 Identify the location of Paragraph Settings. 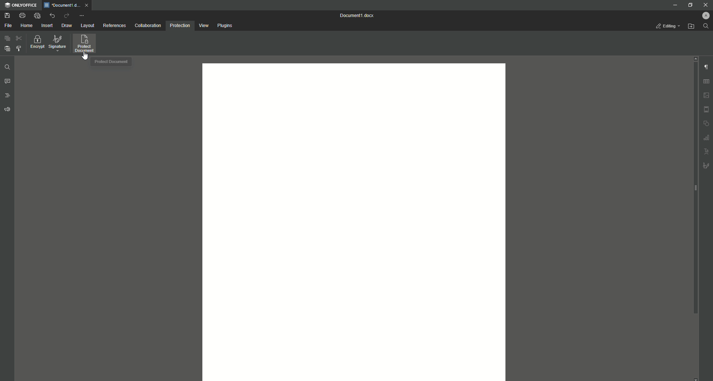
(706, 67).